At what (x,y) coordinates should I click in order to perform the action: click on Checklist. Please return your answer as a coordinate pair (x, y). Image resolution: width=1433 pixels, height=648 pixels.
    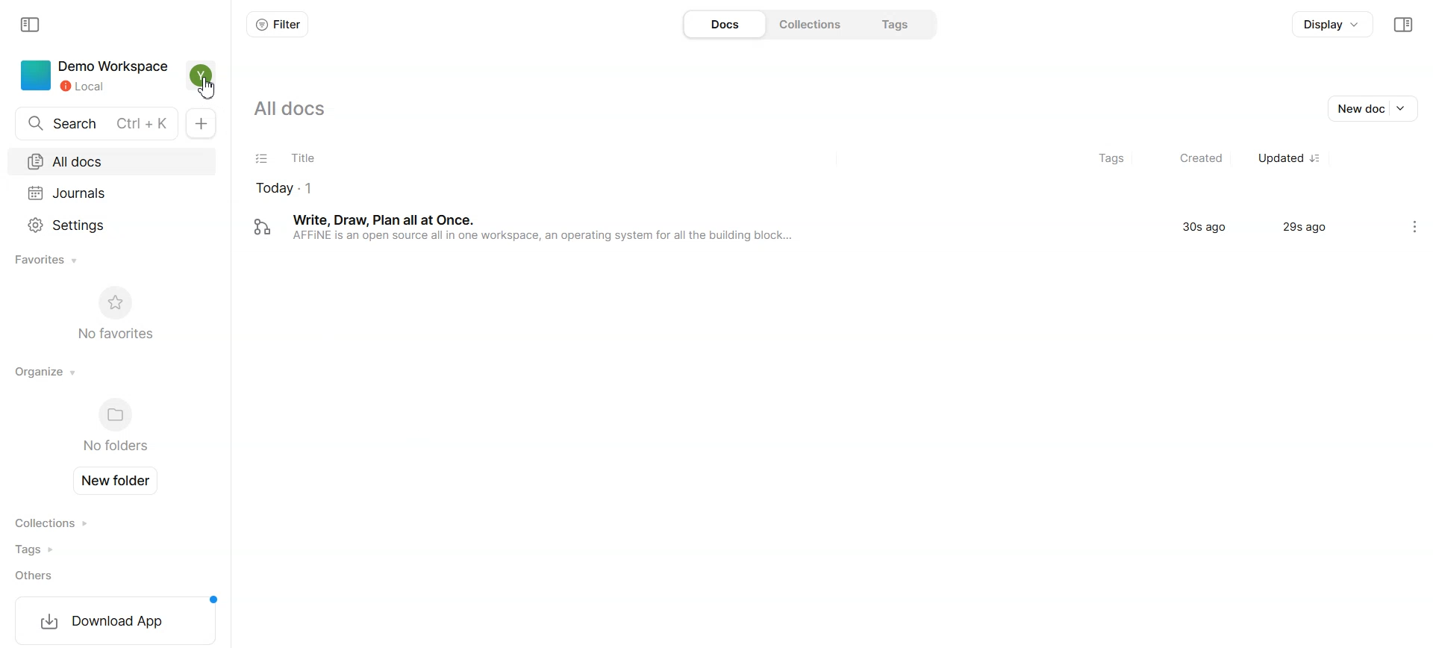
    Looking at the image, I should click on (262, 158).